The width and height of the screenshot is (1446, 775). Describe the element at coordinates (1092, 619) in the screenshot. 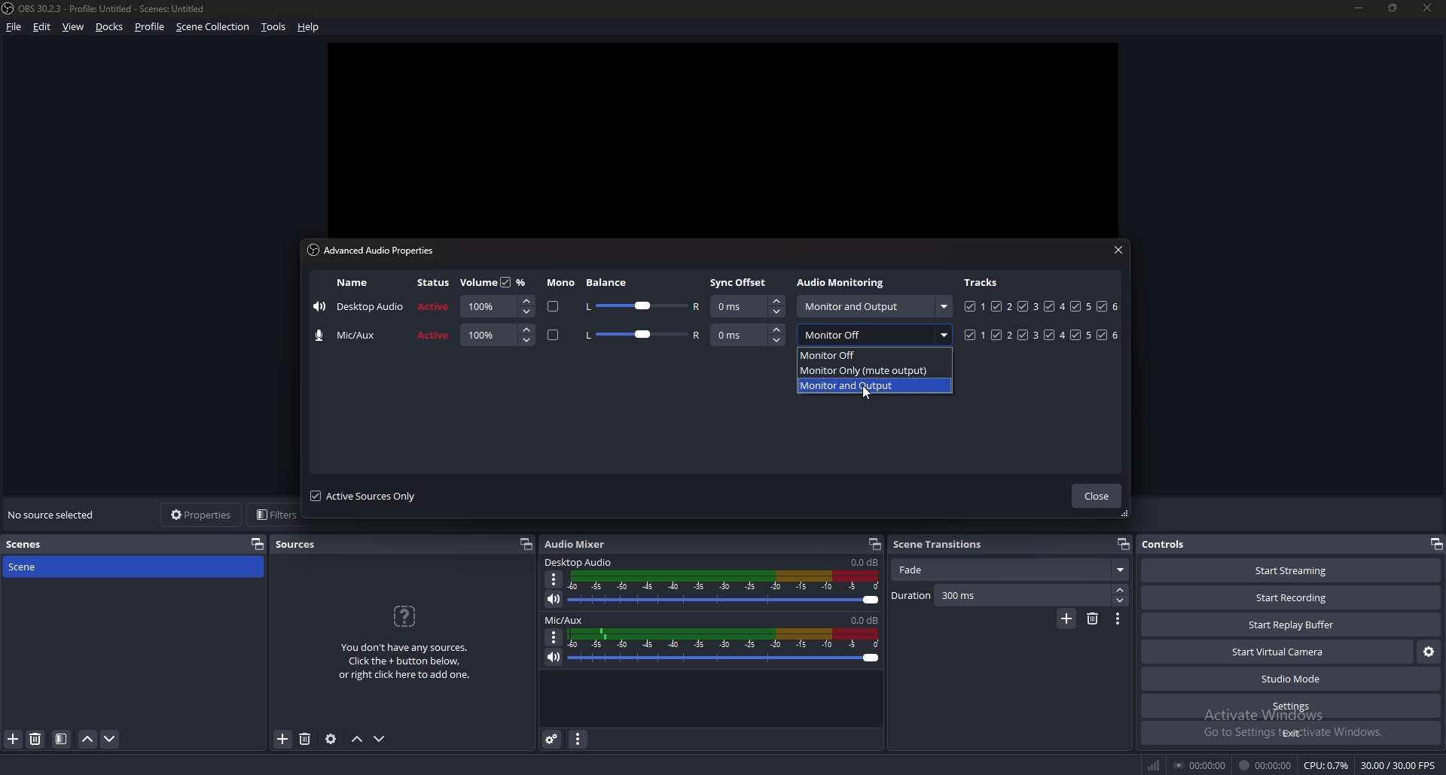

I see `remove transition` at that location.